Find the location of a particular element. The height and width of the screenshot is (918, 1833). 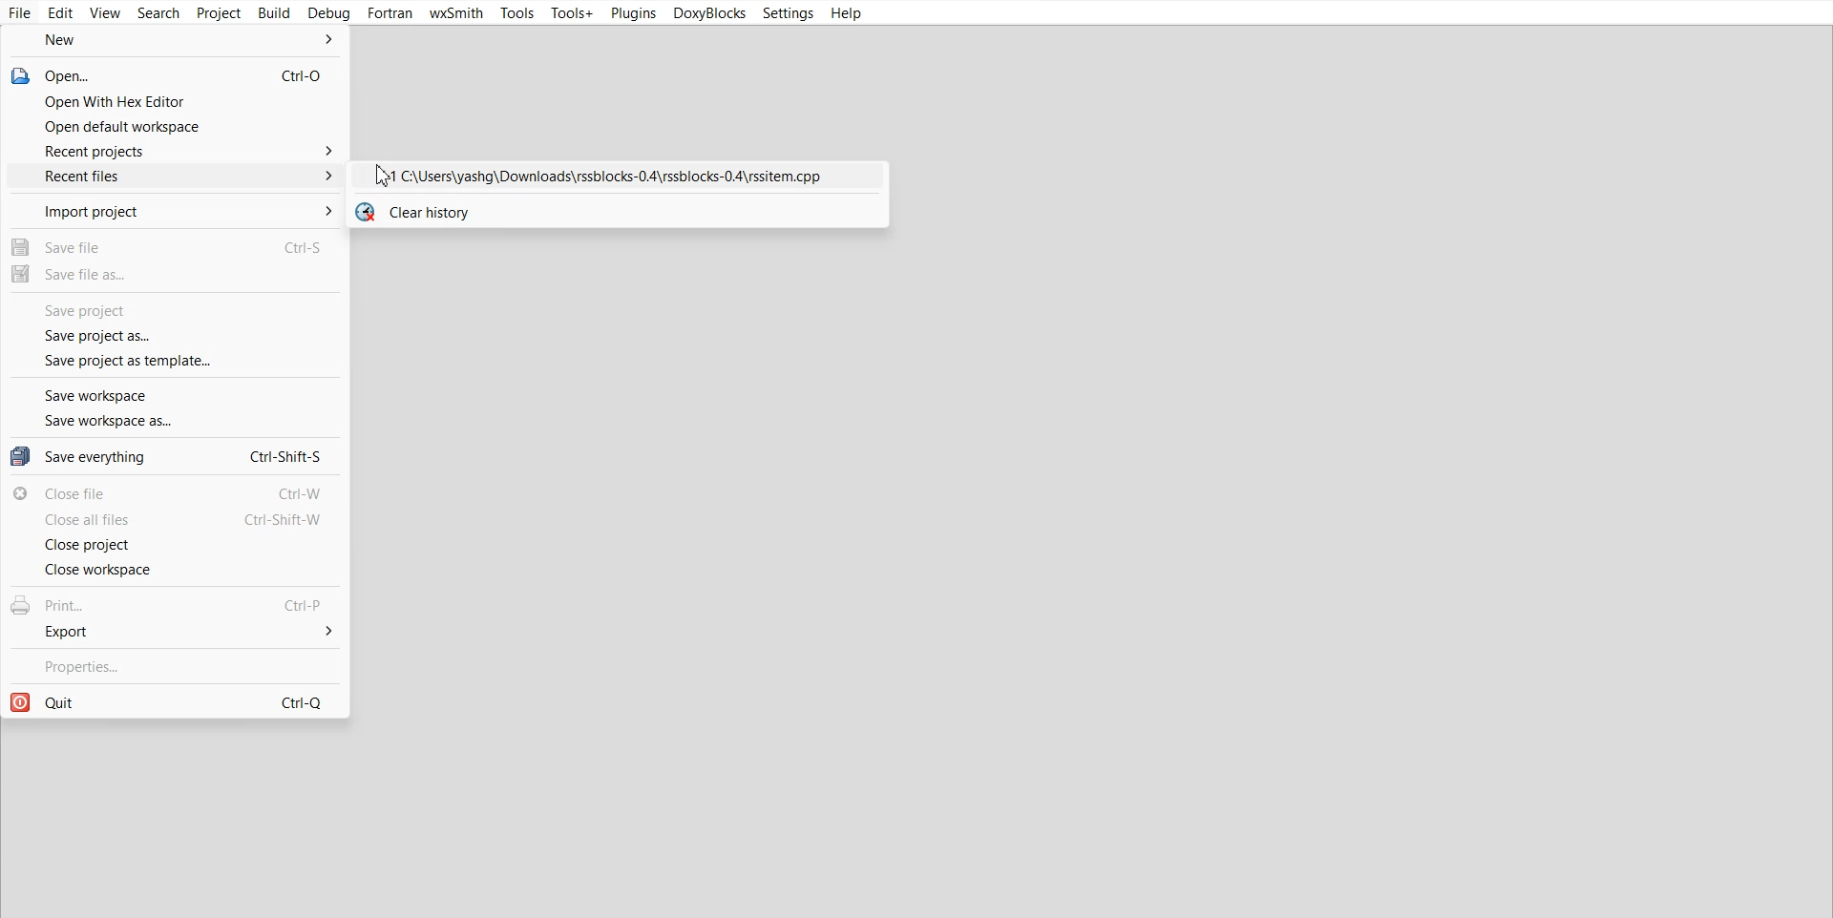

wxSmith is located at coordinates (455, 13).